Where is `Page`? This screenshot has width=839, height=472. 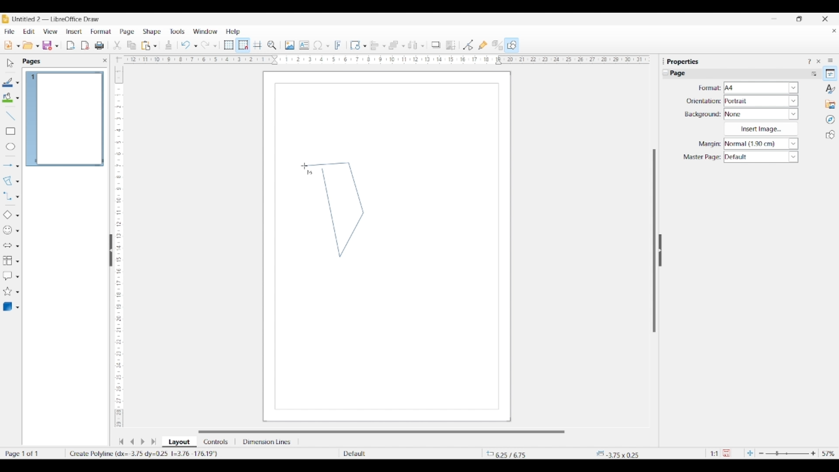 Page is located at coordinates (127, 32).